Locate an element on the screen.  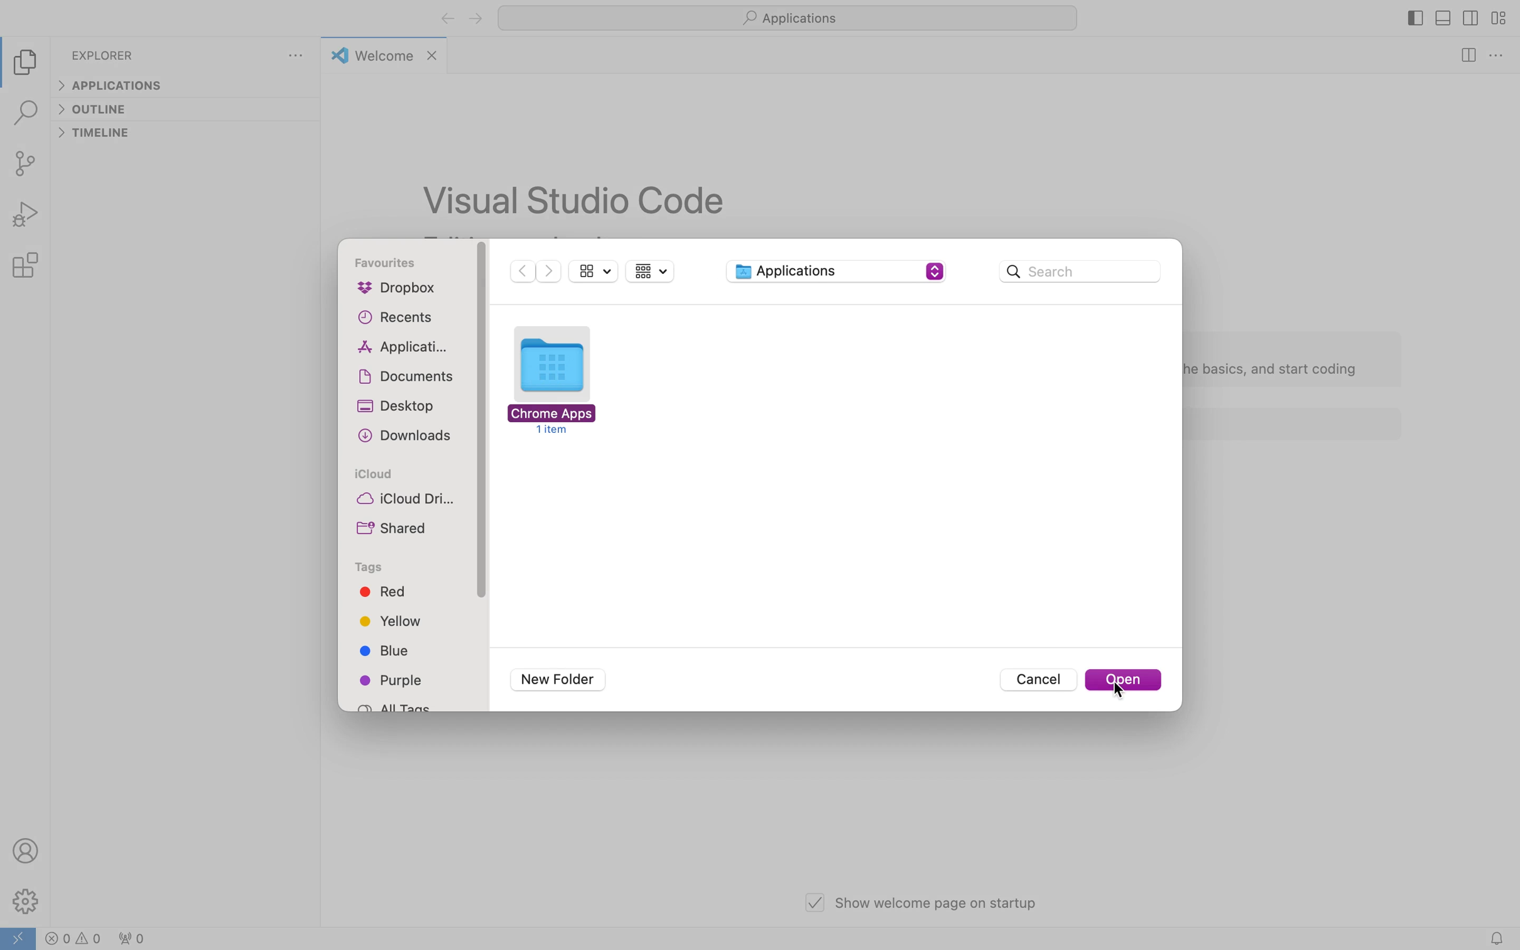
cancel is located at coordinates (1038, 681).